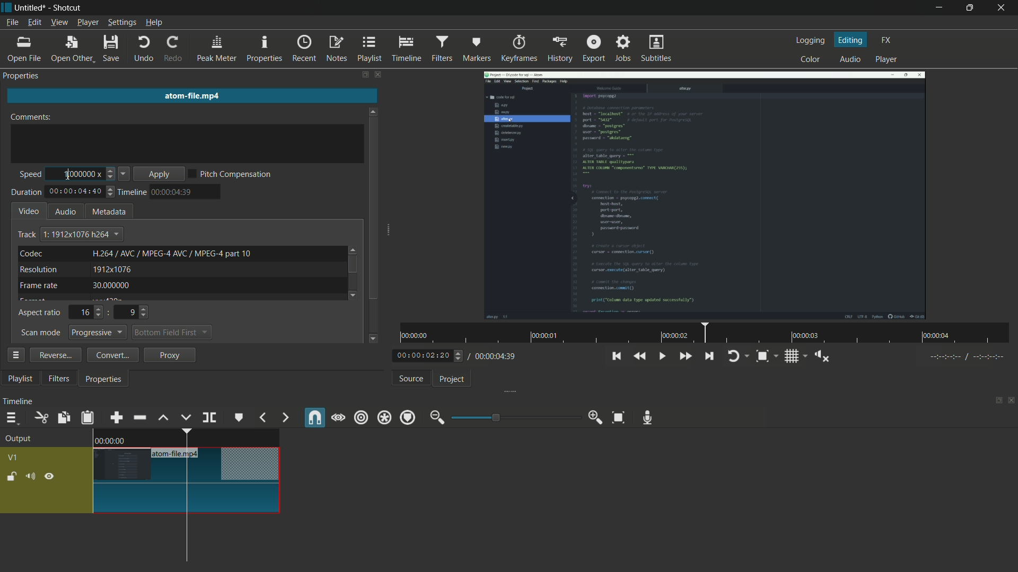 The image size is (1018, 572). Describe the element at coordinates (31, 117) in the screenshot. I see `comments` at that location.